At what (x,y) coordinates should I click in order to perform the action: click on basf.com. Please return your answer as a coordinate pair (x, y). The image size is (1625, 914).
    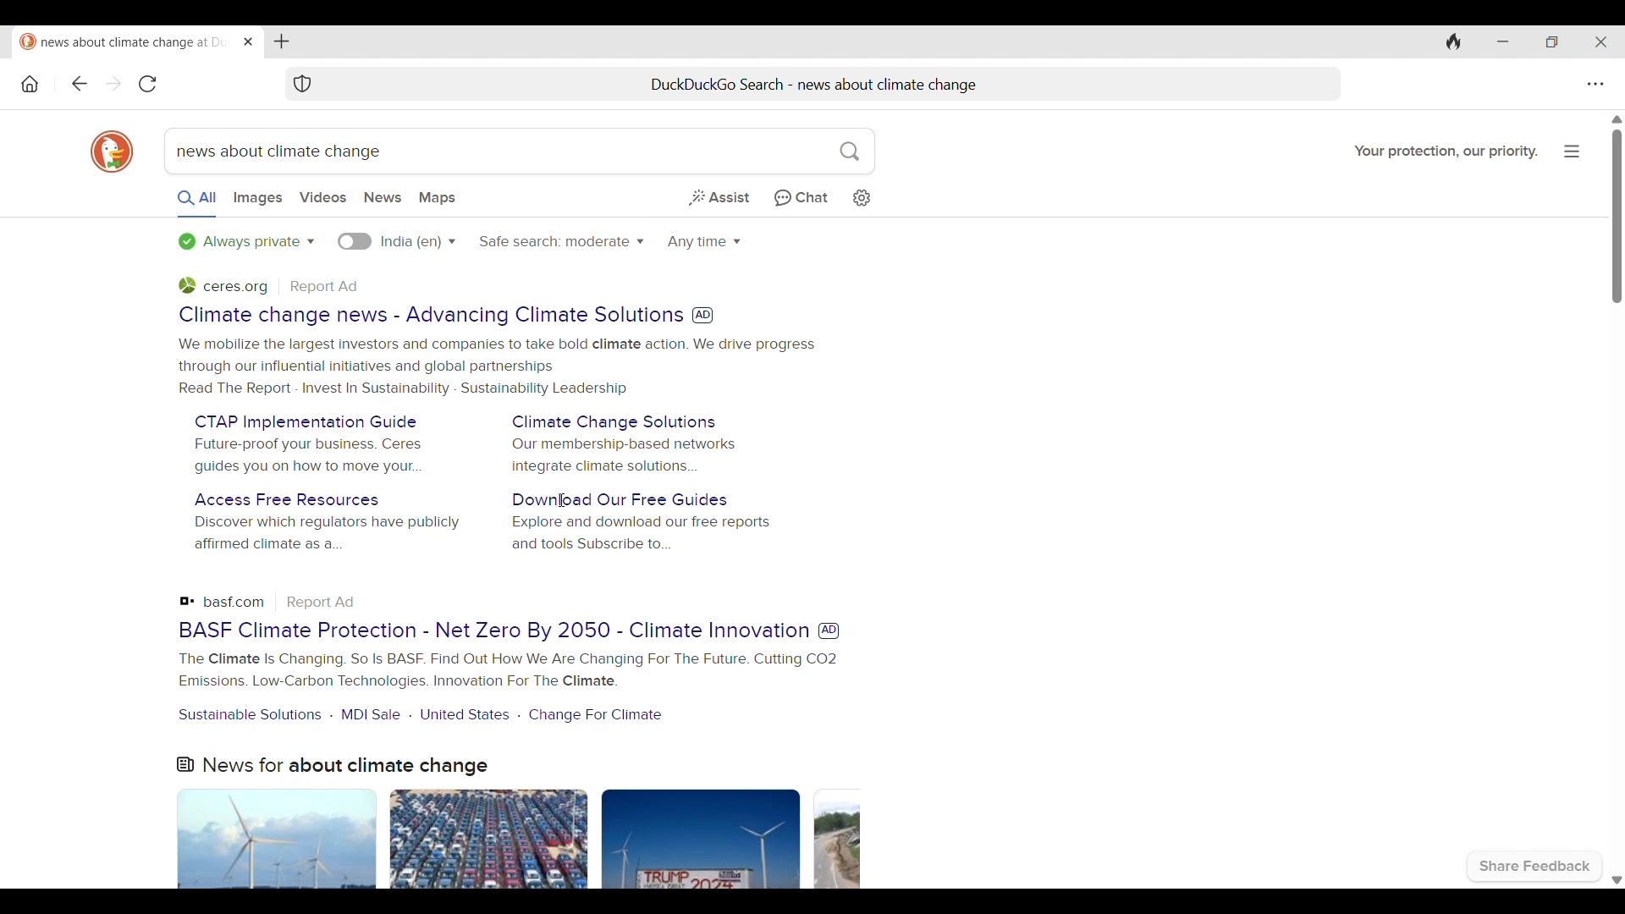
    Looking at the image, I should click on (223, 600).